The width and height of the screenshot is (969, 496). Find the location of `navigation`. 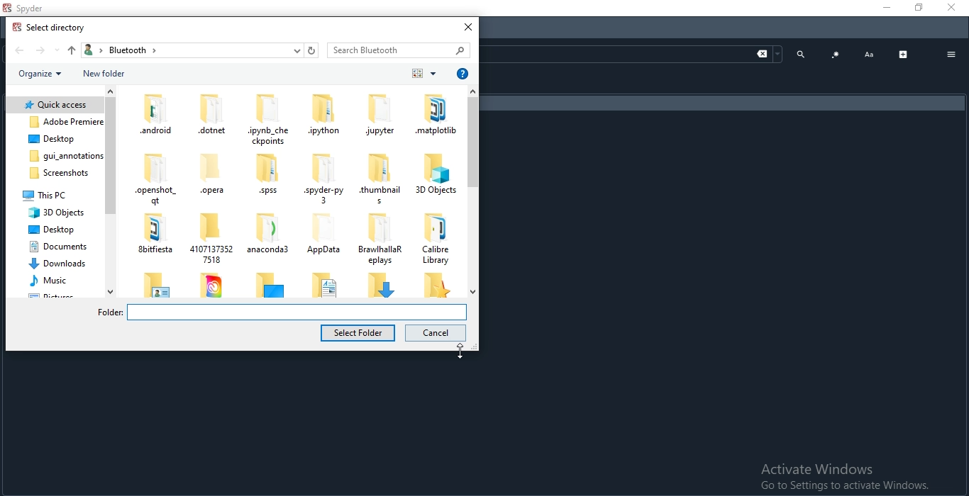

navigation is located at coordinates (111, 190).